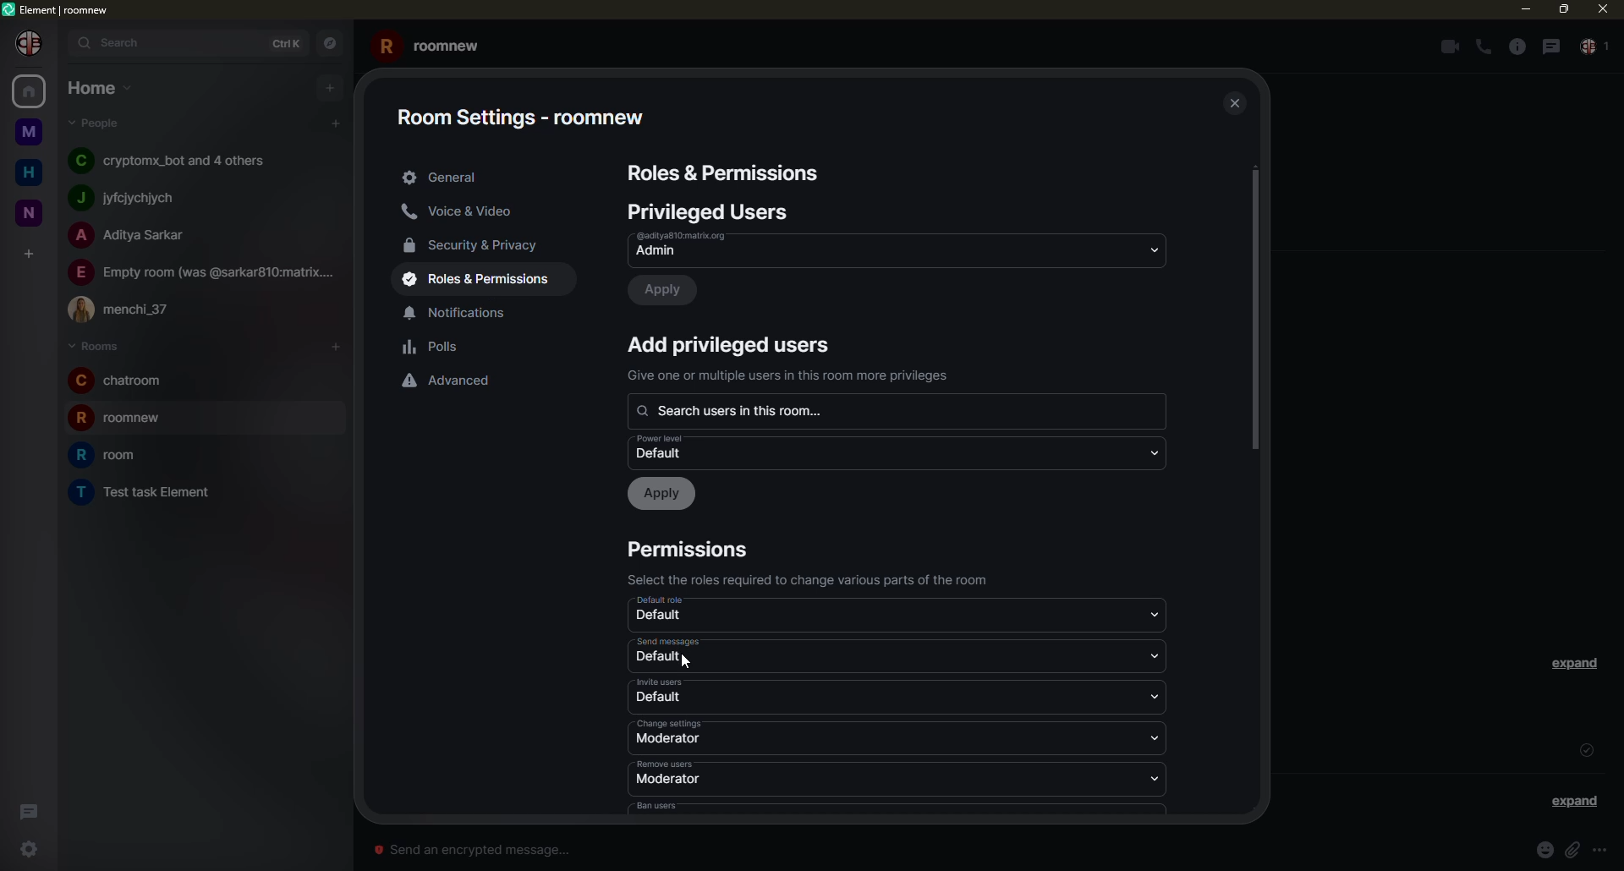 Image resolution: width=1624 pixels, height=871 pixels. Describe the element at coordinates (732, 343) in the screenshot. I see `add` at that location.